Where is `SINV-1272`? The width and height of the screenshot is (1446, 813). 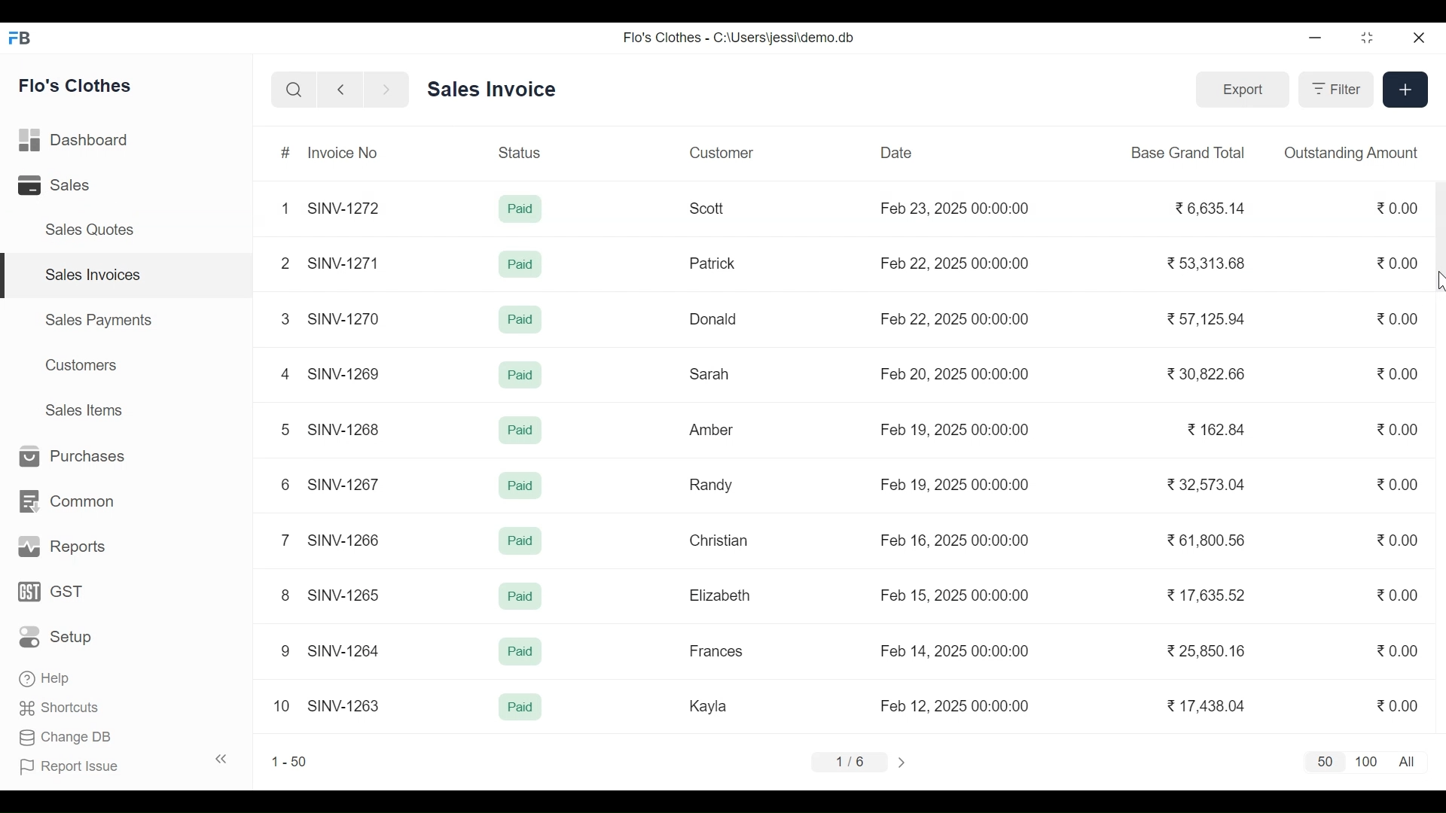 SINV-1272 is located at coordinates (348, 207).